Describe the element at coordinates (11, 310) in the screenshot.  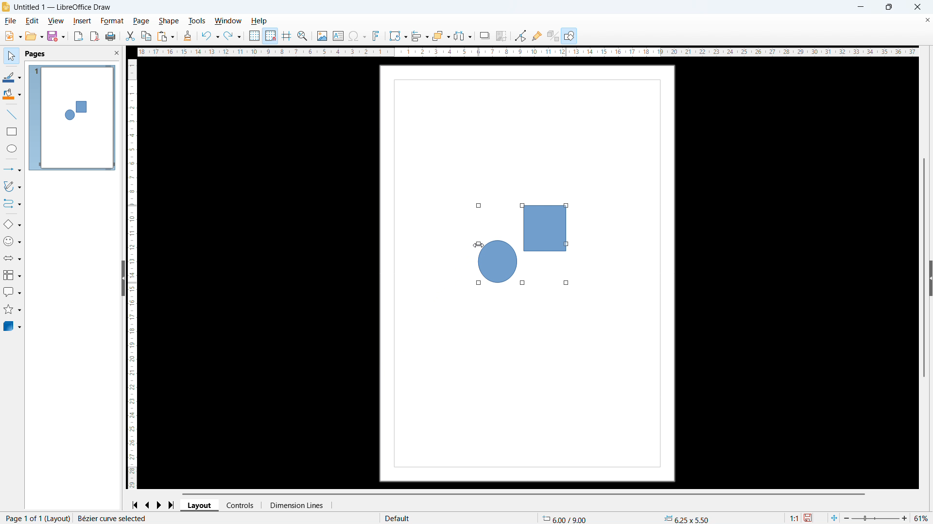
I see `Stars and banners ` at that location.